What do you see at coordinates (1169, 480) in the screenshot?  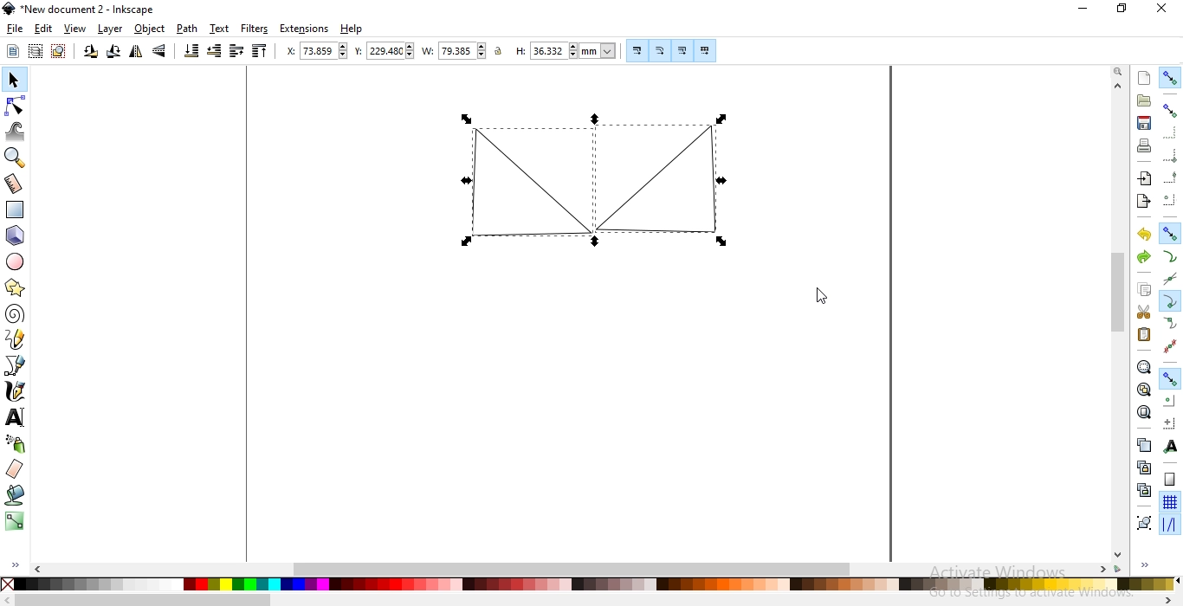 I see `snap to page border` at bounding box center [1169, 480].